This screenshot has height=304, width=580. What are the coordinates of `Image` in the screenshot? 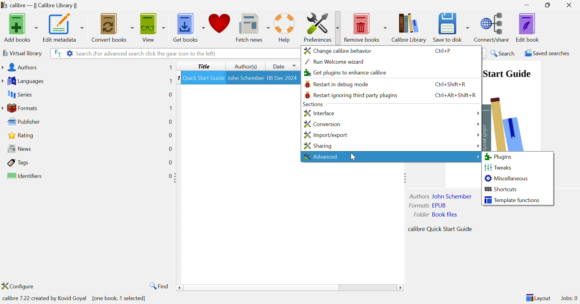 It's located at (505, 122).